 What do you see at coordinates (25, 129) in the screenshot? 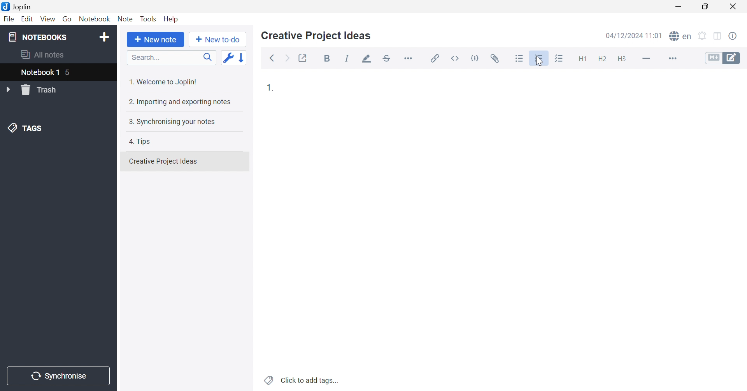
I see `TAGS` at bounding box center [25, 129].